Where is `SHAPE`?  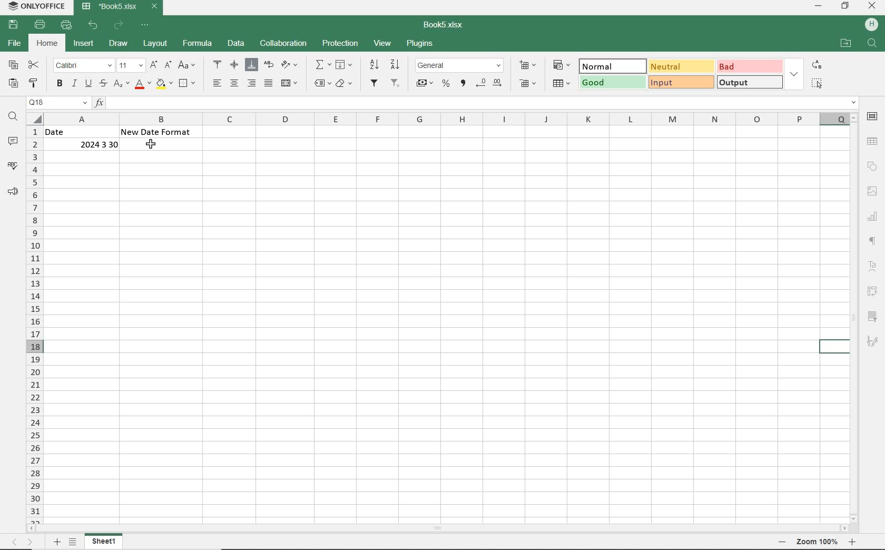
SHAPE is located at coordinates (872, 167).